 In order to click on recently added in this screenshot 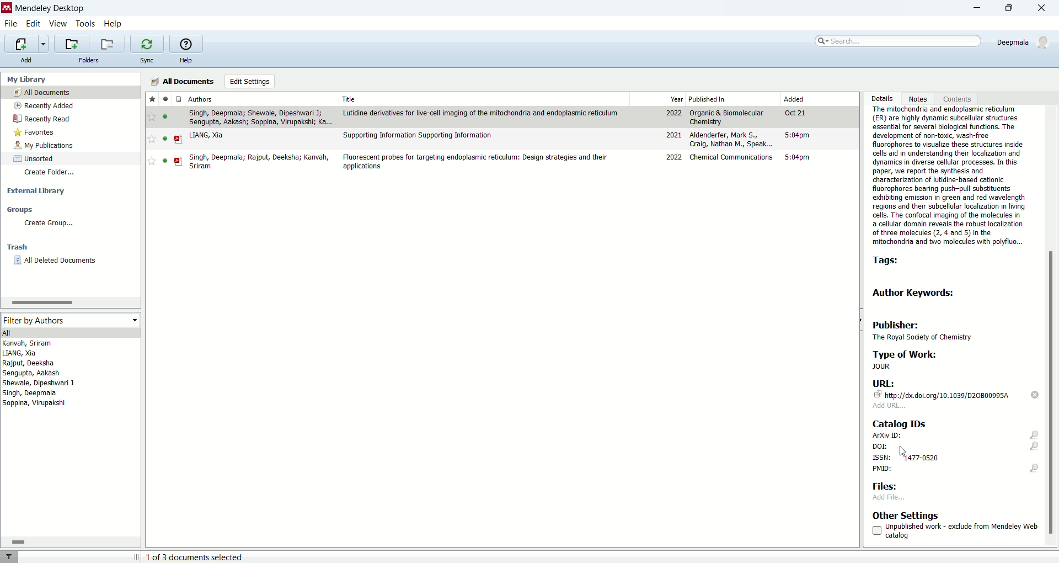, I will do `click(42, 105)`.